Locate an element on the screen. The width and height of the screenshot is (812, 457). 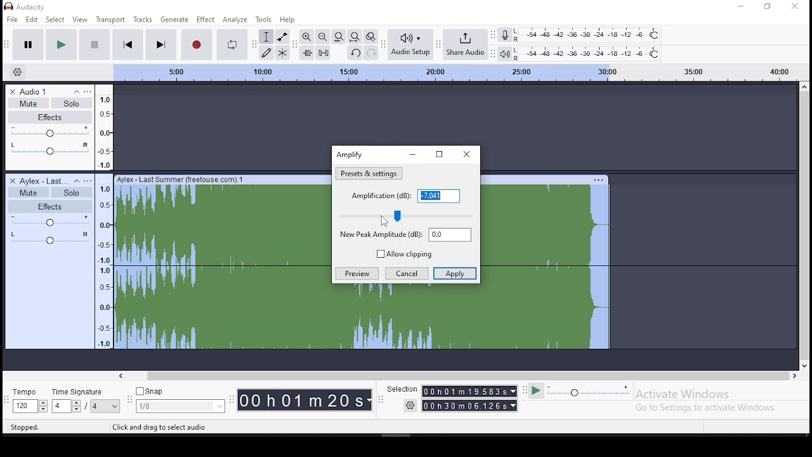
record meter is located at coordinates (504, 36).